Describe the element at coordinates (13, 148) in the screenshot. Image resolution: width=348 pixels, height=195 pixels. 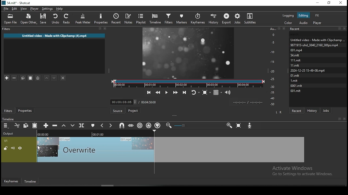
I see `(un)mute` at that location.